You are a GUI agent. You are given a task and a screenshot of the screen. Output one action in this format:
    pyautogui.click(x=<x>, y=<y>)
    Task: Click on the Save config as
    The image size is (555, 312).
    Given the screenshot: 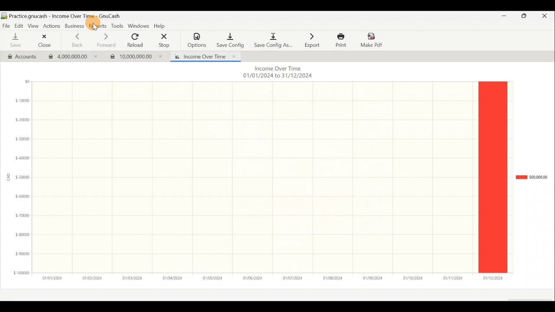 What is the action you would take?
    pyautogui.click(x=273, y=39)
    